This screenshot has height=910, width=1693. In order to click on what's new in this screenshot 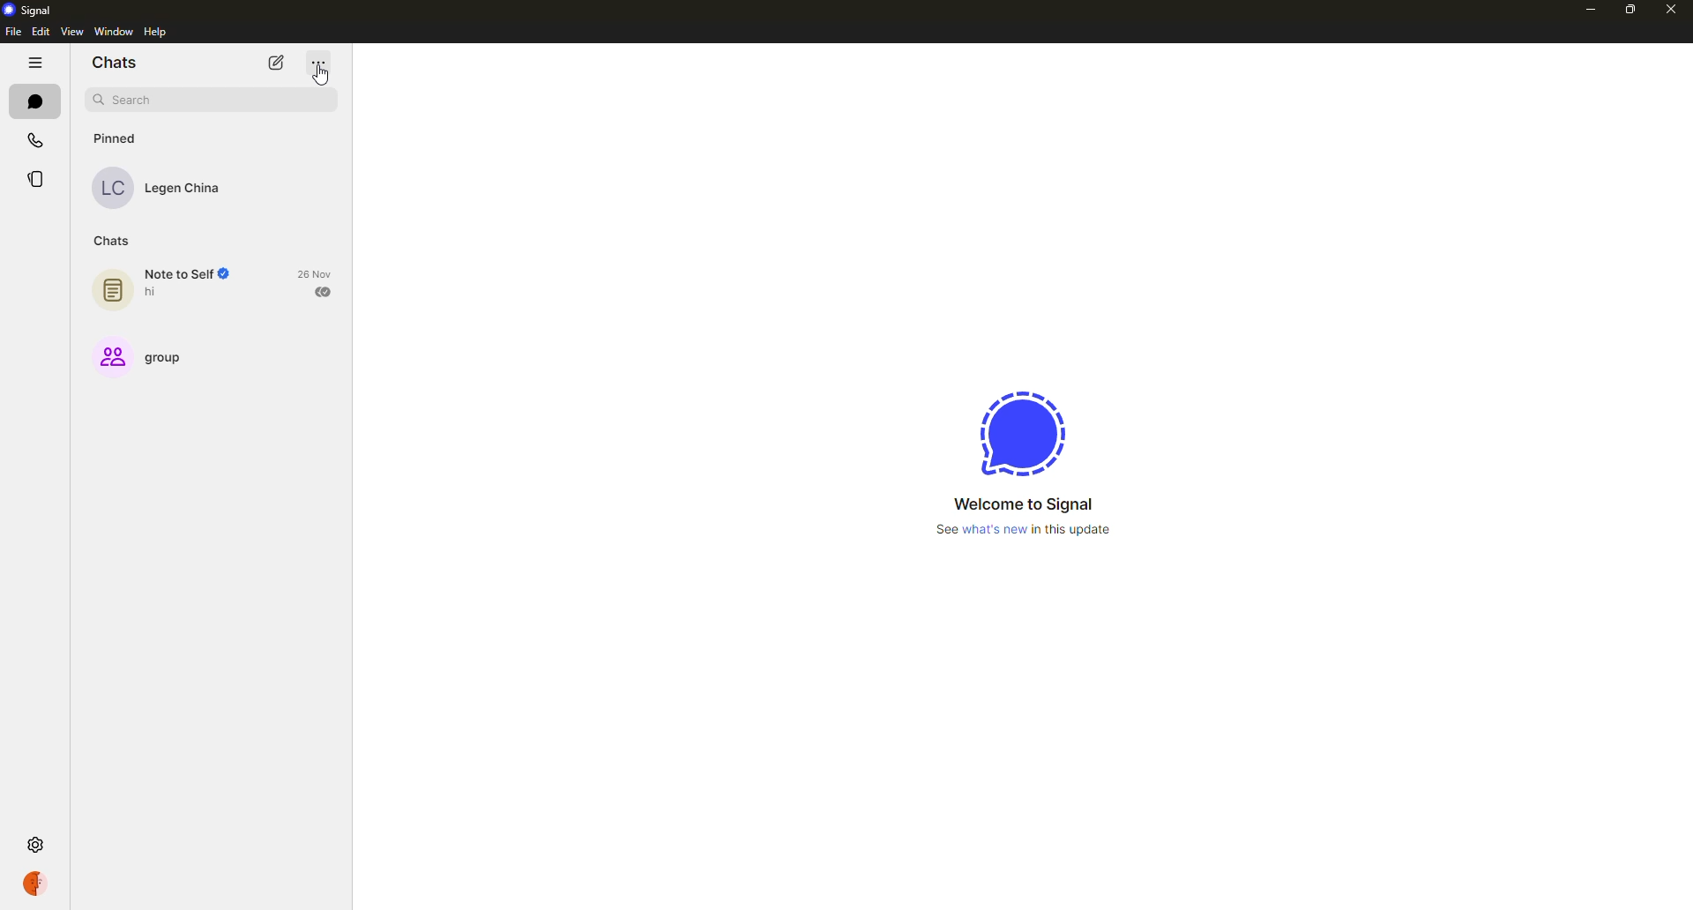, I will do `click(1026, 529)`.